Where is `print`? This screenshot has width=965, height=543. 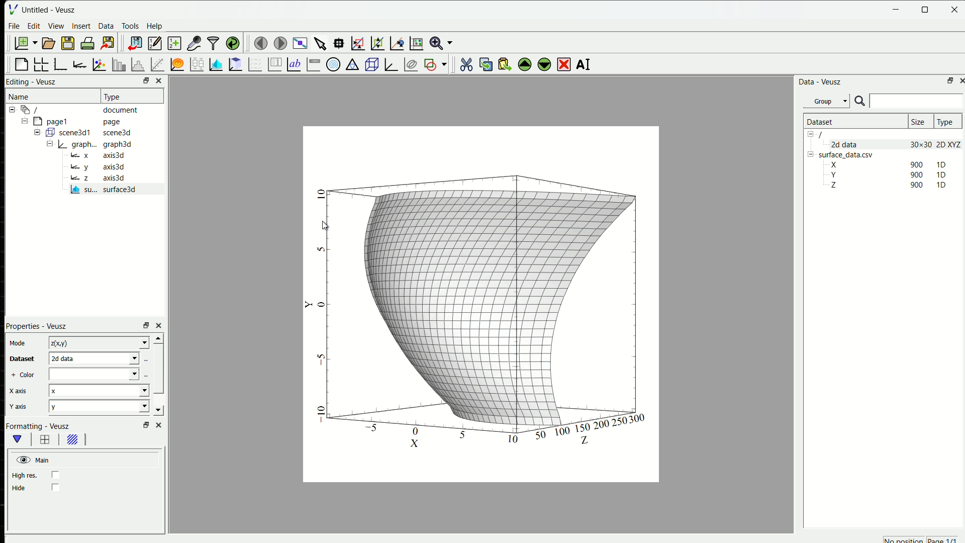
print is located at coordinates (87, 43).